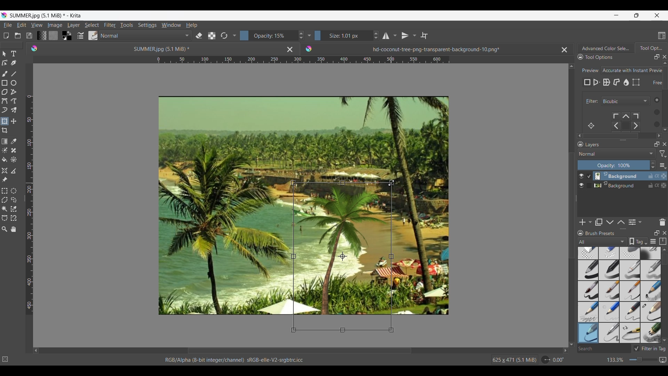  I want to click on Magnetic curve selection tool, so click(14, 218).